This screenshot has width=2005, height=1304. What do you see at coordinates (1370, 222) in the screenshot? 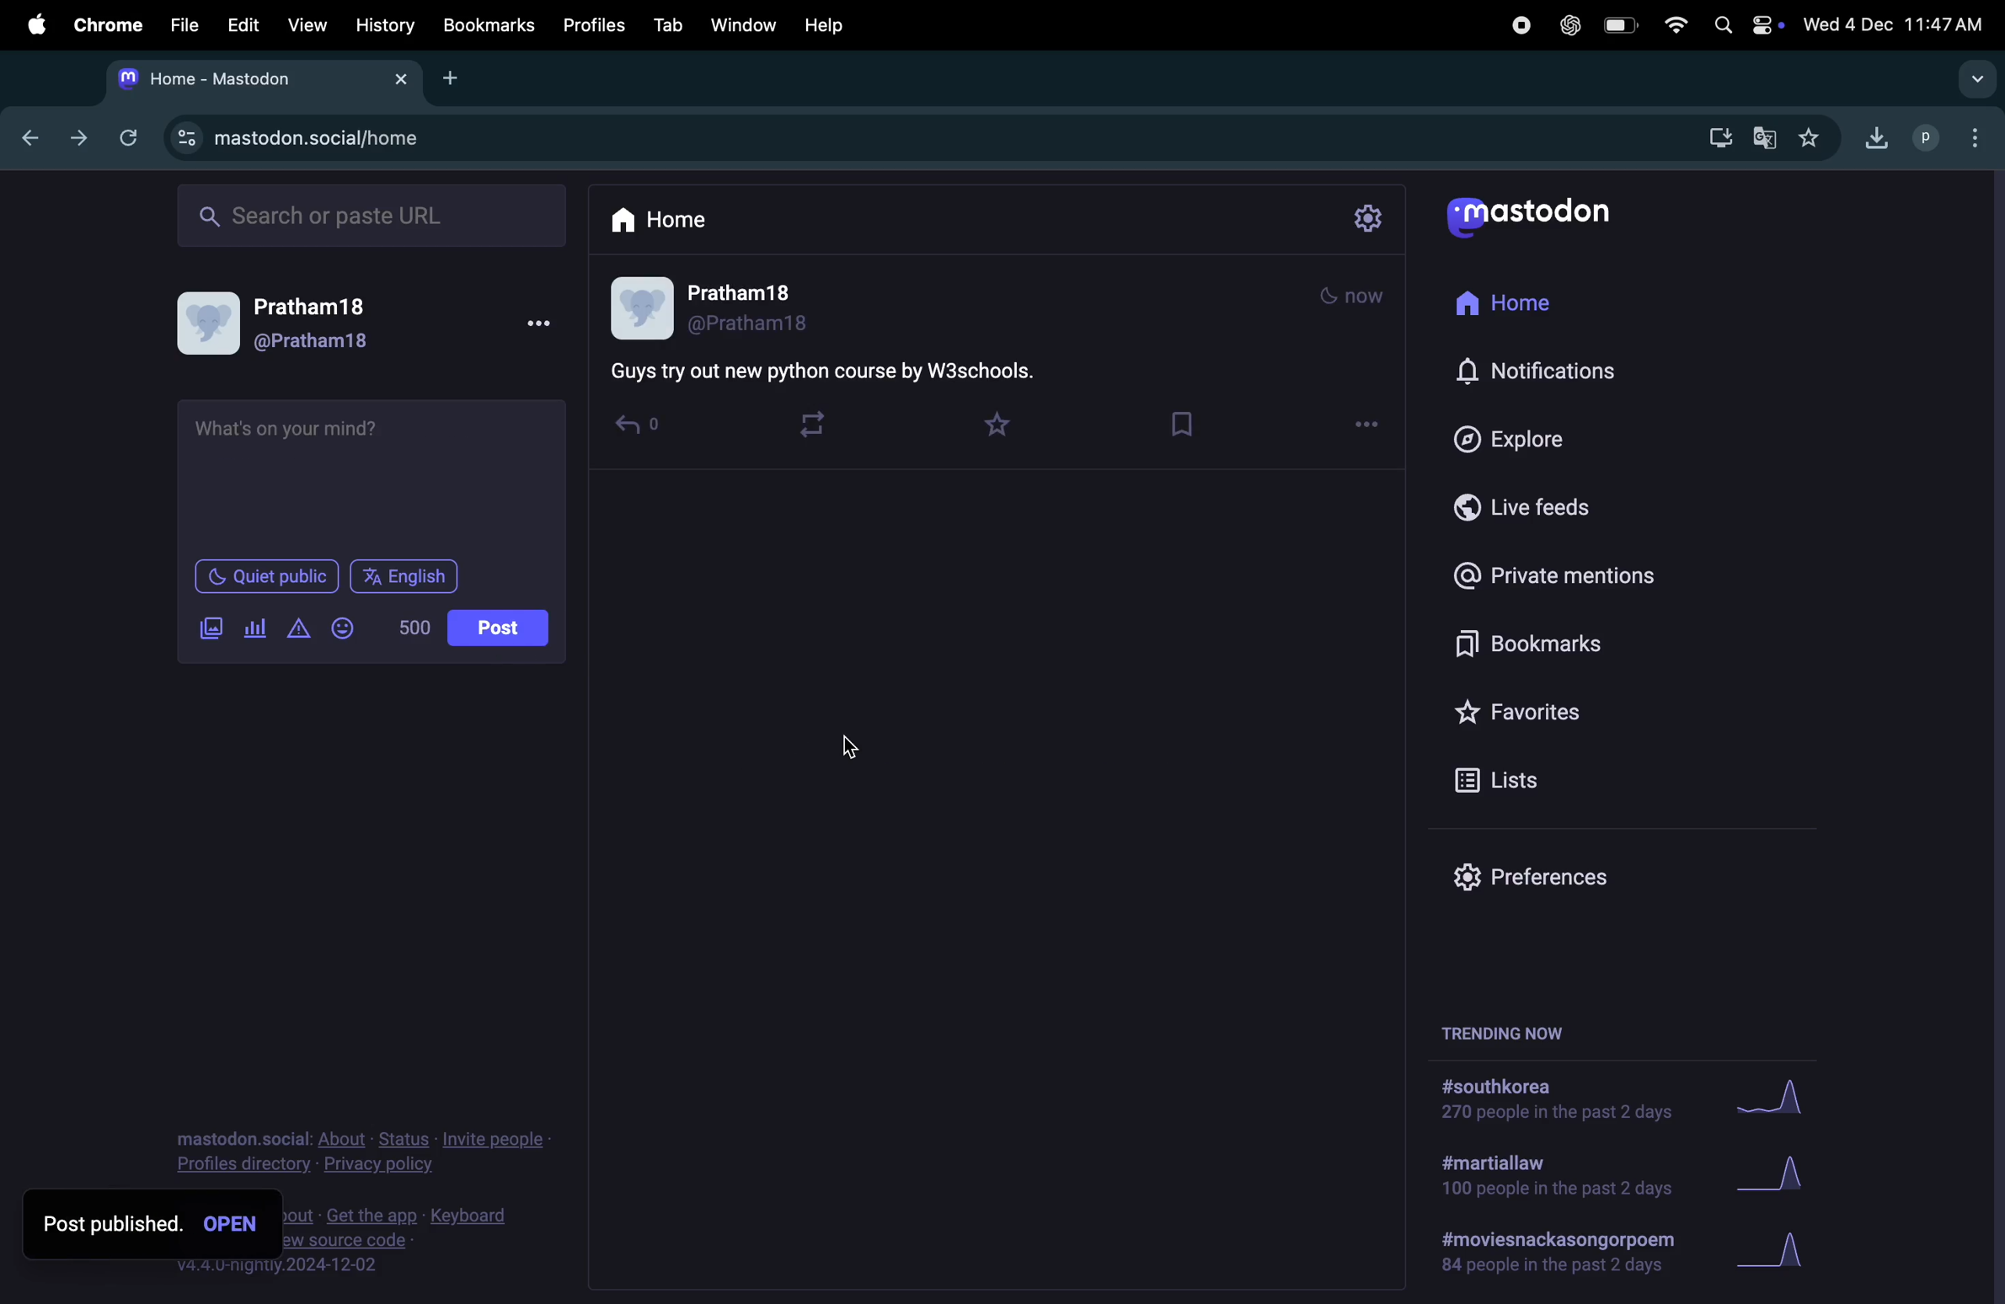
I see `setting` at bounding box center [1370, 222].